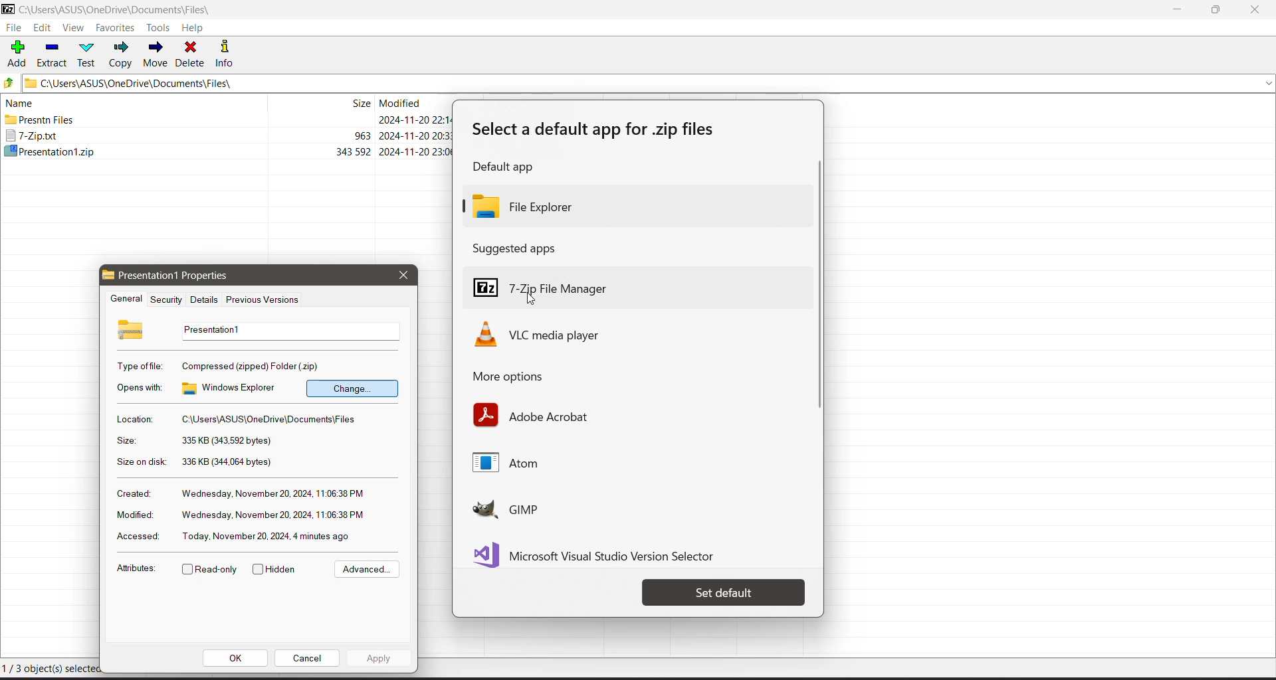 This screenshot has width=1276, height=680. I want to click on Tools, so click(160, 27).